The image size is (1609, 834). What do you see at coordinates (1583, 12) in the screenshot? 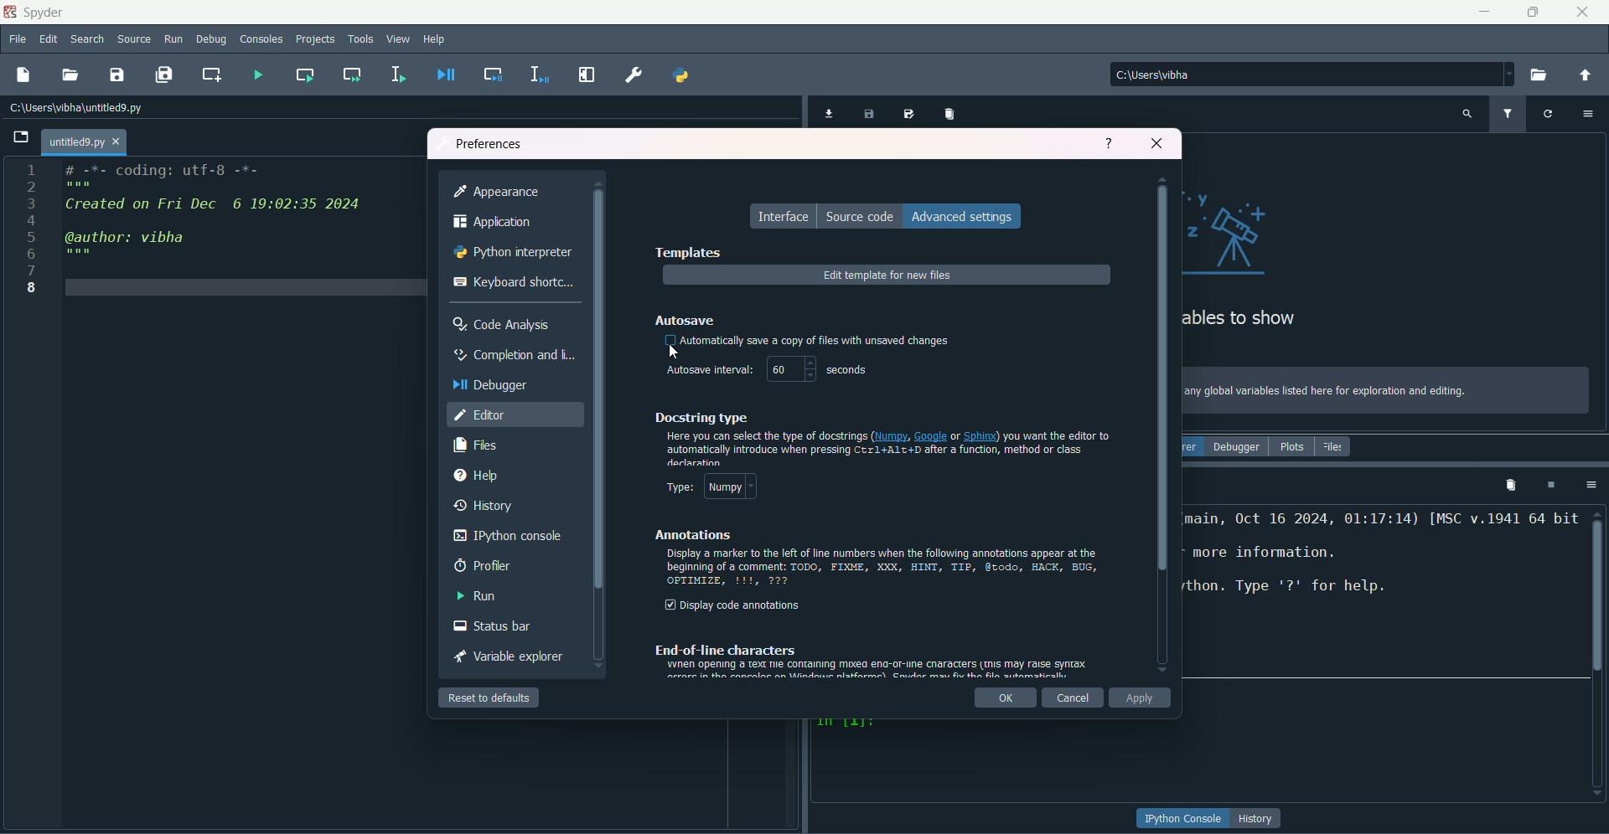
I see `close` at bounding box center [1583, 12].